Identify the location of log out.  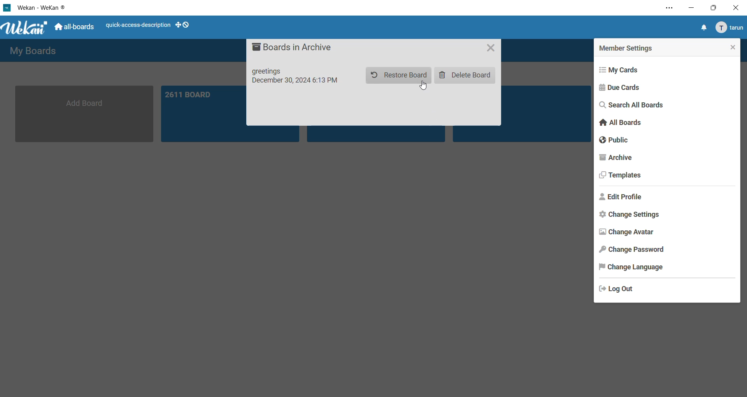
(619, 288).